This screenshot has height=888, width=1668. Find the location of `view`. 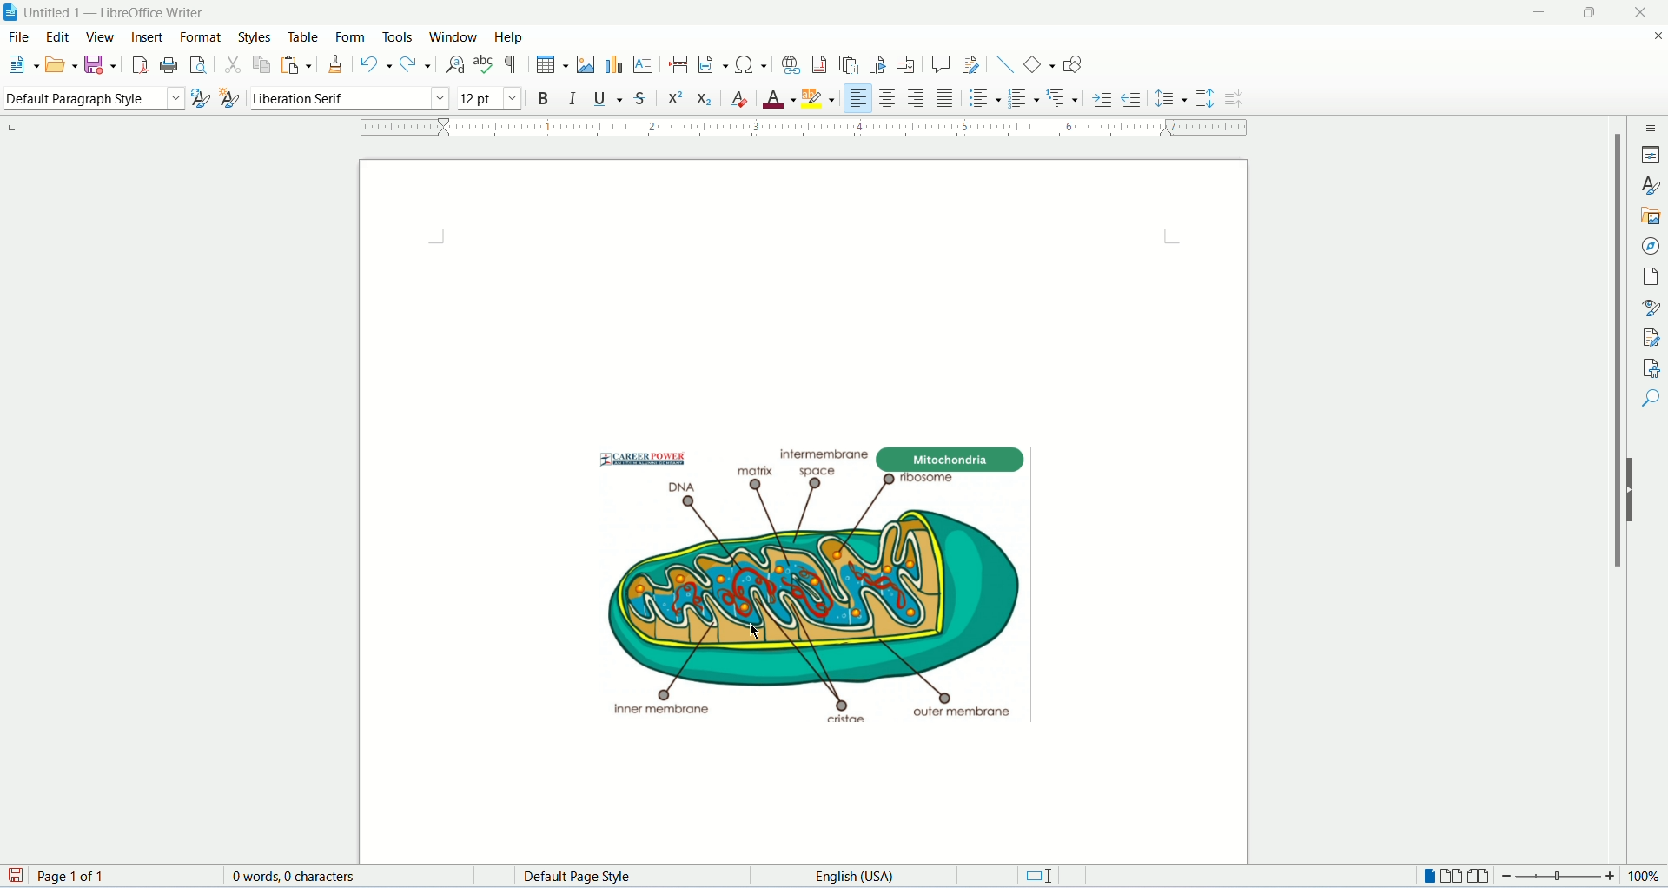

view is located at coordinates (101, 38).